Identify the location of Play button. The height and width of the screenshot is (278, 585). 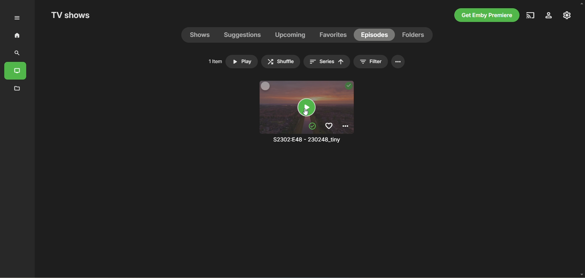
(307, 107).